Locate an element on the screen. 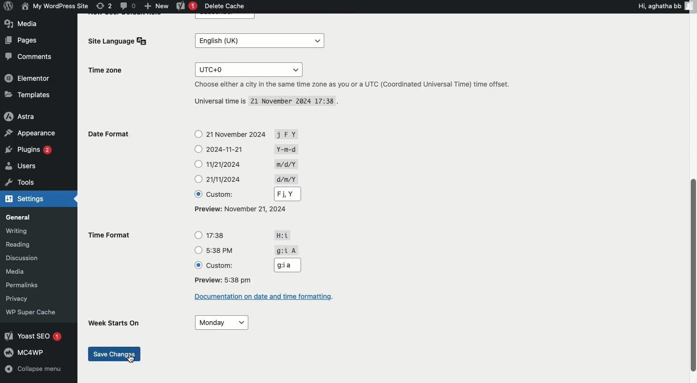  21 November 2024 j FY is located at coordinates (240, 132).